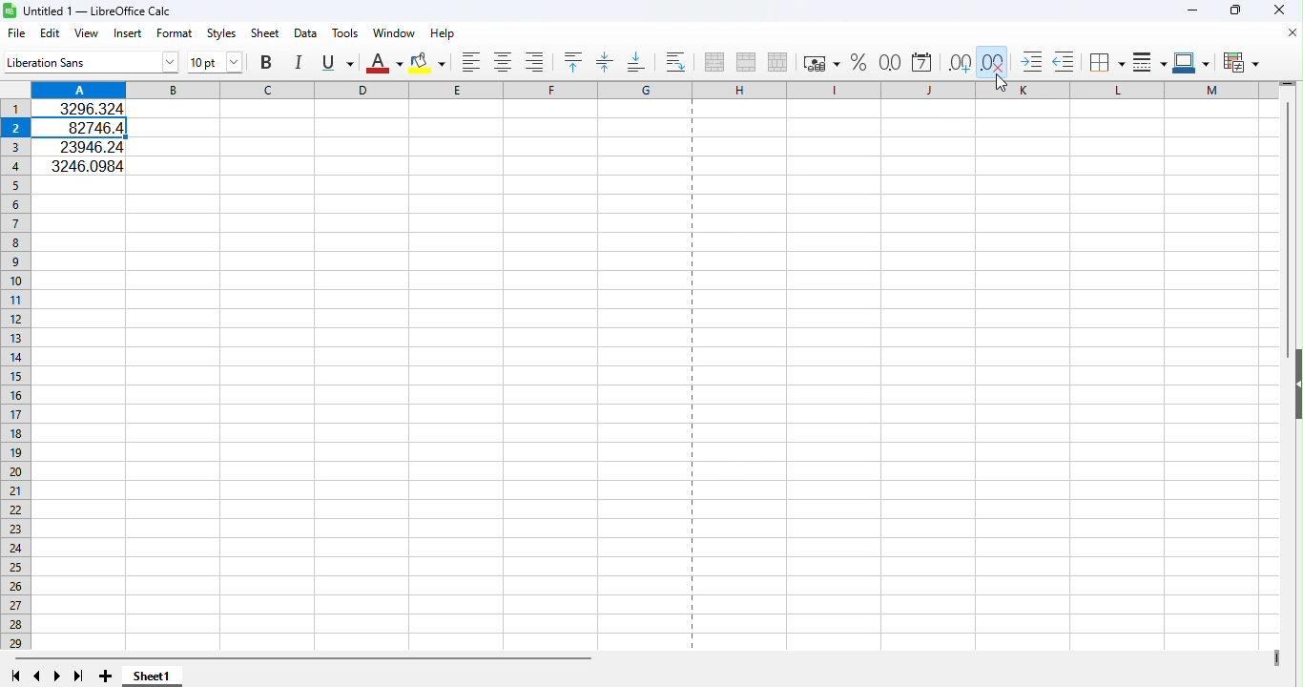 This screenshot has height=687, width=1303. What do you see at coordinates (643, 659) in the screenshot?
I see `horizontal scroll bar` at bounding box center [643, 659].